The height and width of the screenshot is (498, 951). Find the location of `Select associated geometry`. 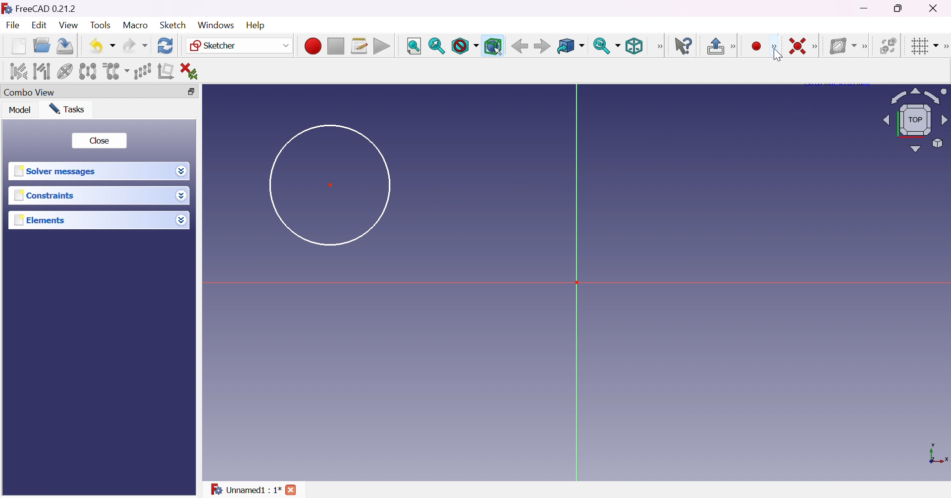

Select associated geometry is located at coordinates (42, 70).